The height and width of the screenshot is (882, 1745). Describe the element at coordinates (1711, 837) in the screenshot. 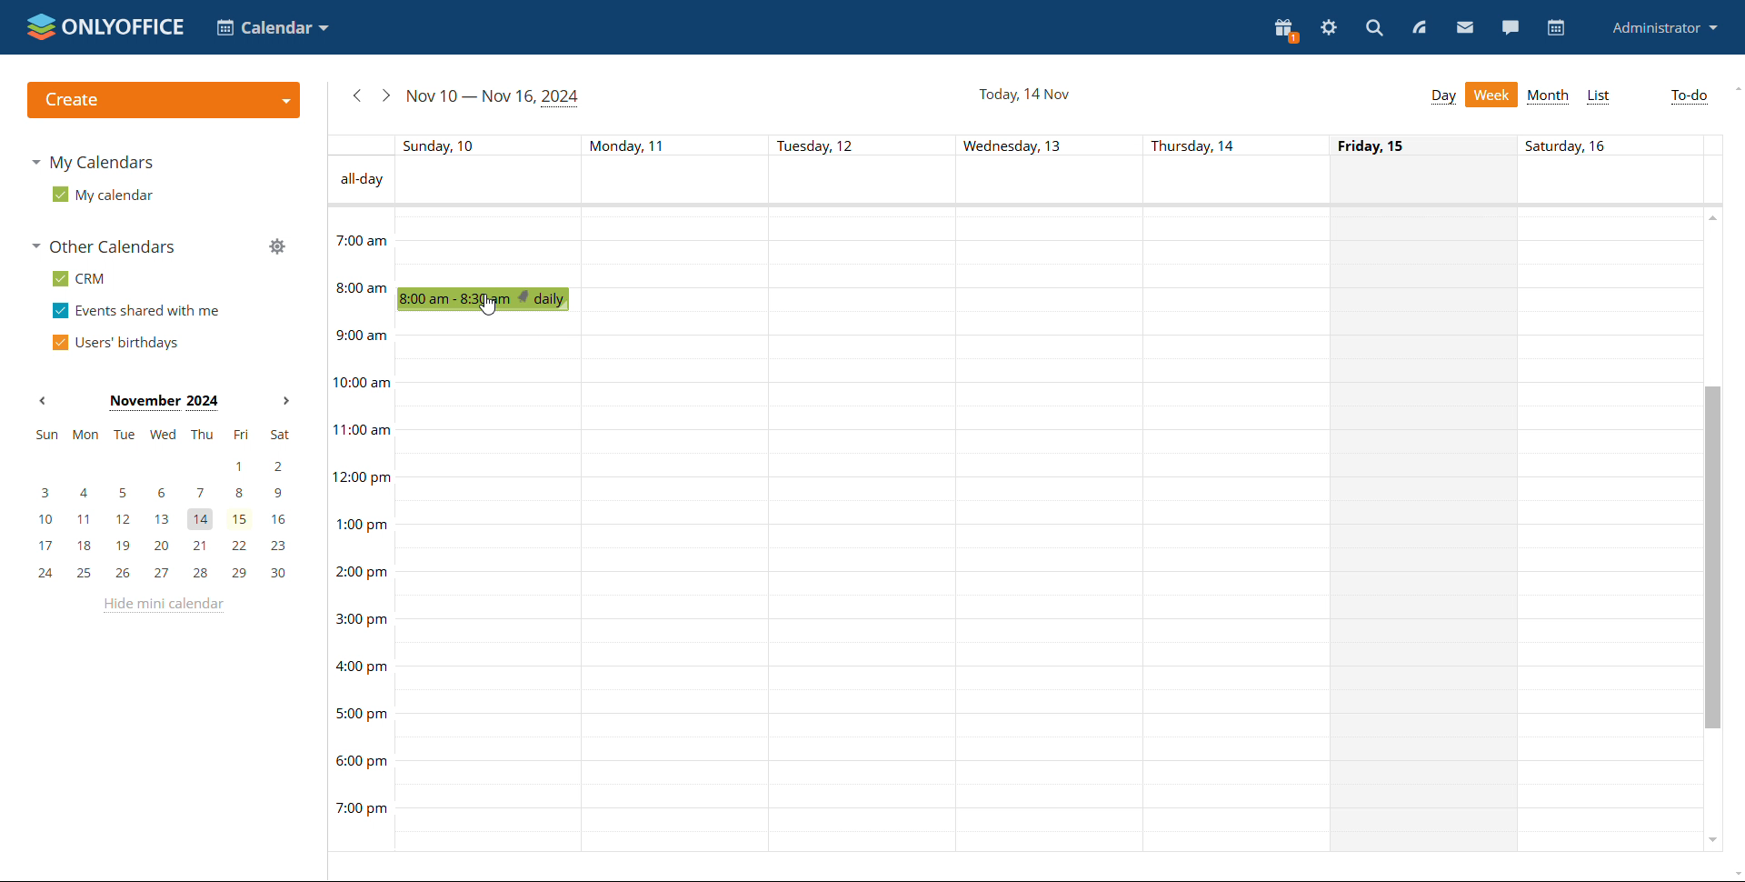

I see `scroll down` at that location.